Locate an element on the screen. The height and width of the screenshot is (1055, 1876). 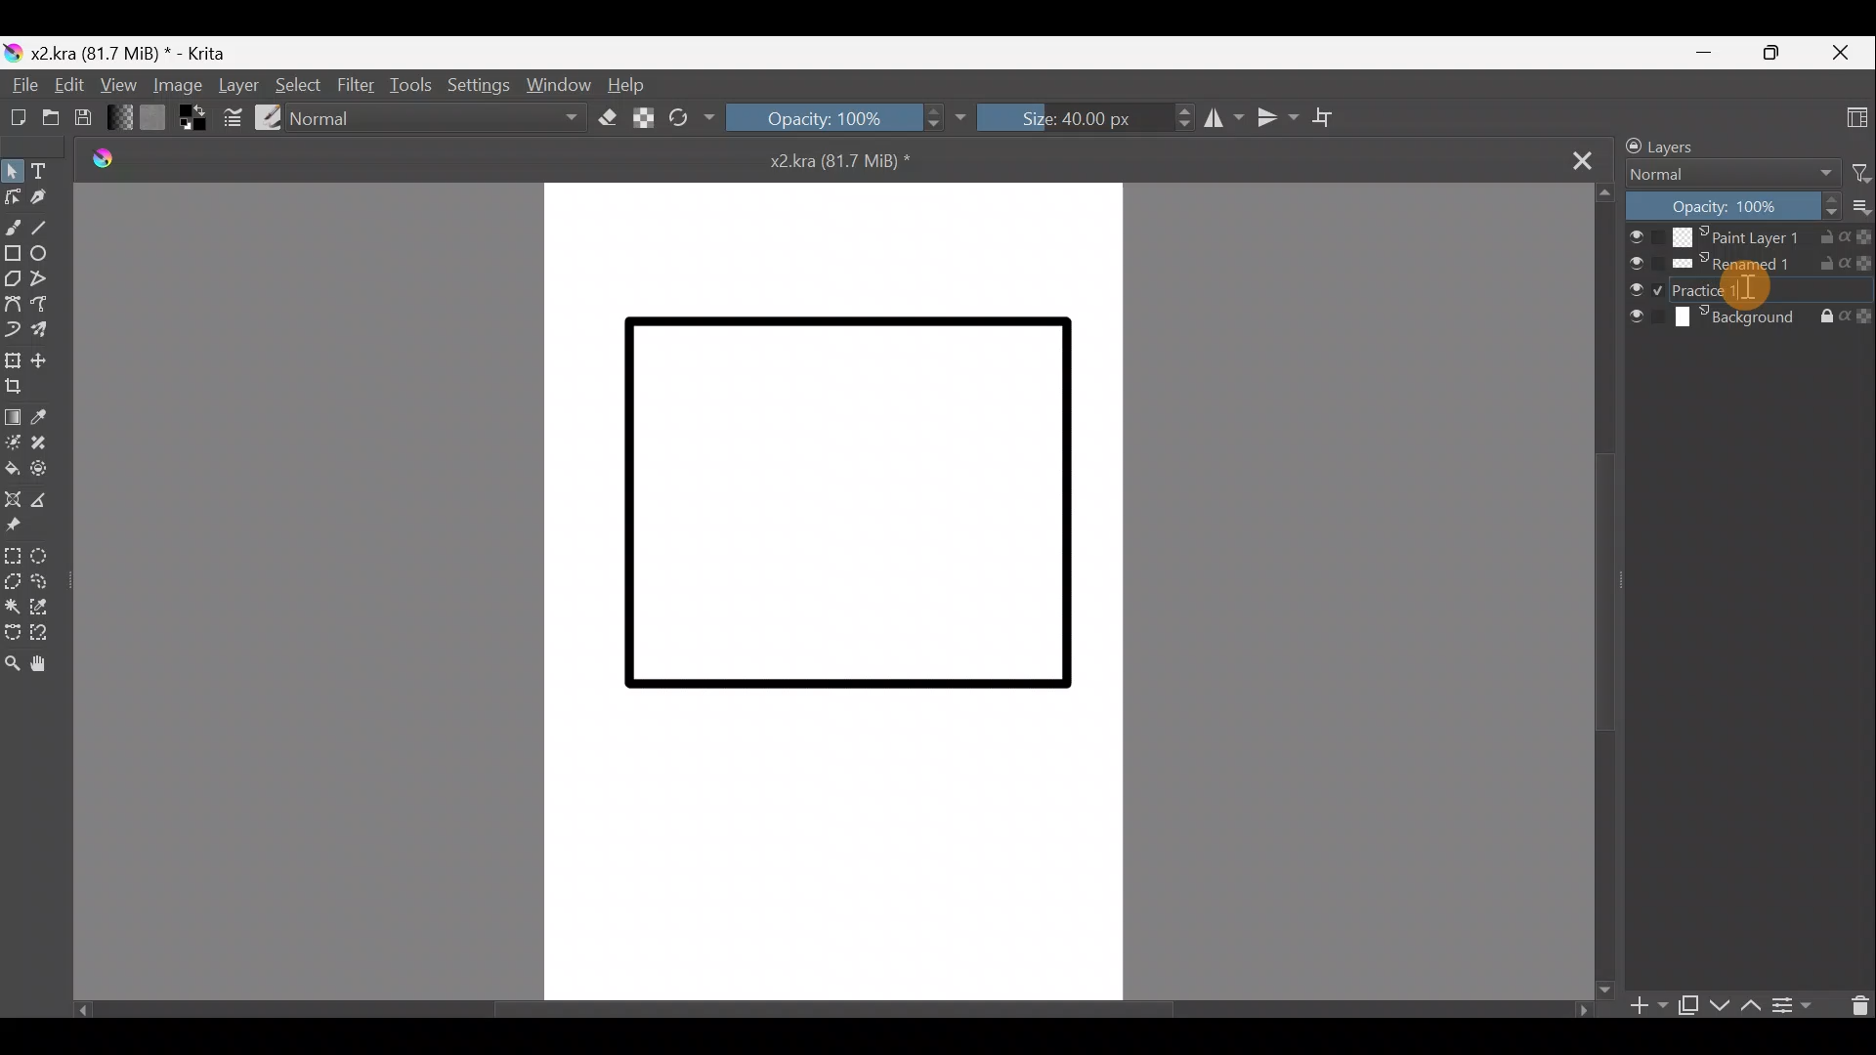
Add layer is located at coordinates (1643, 1010).